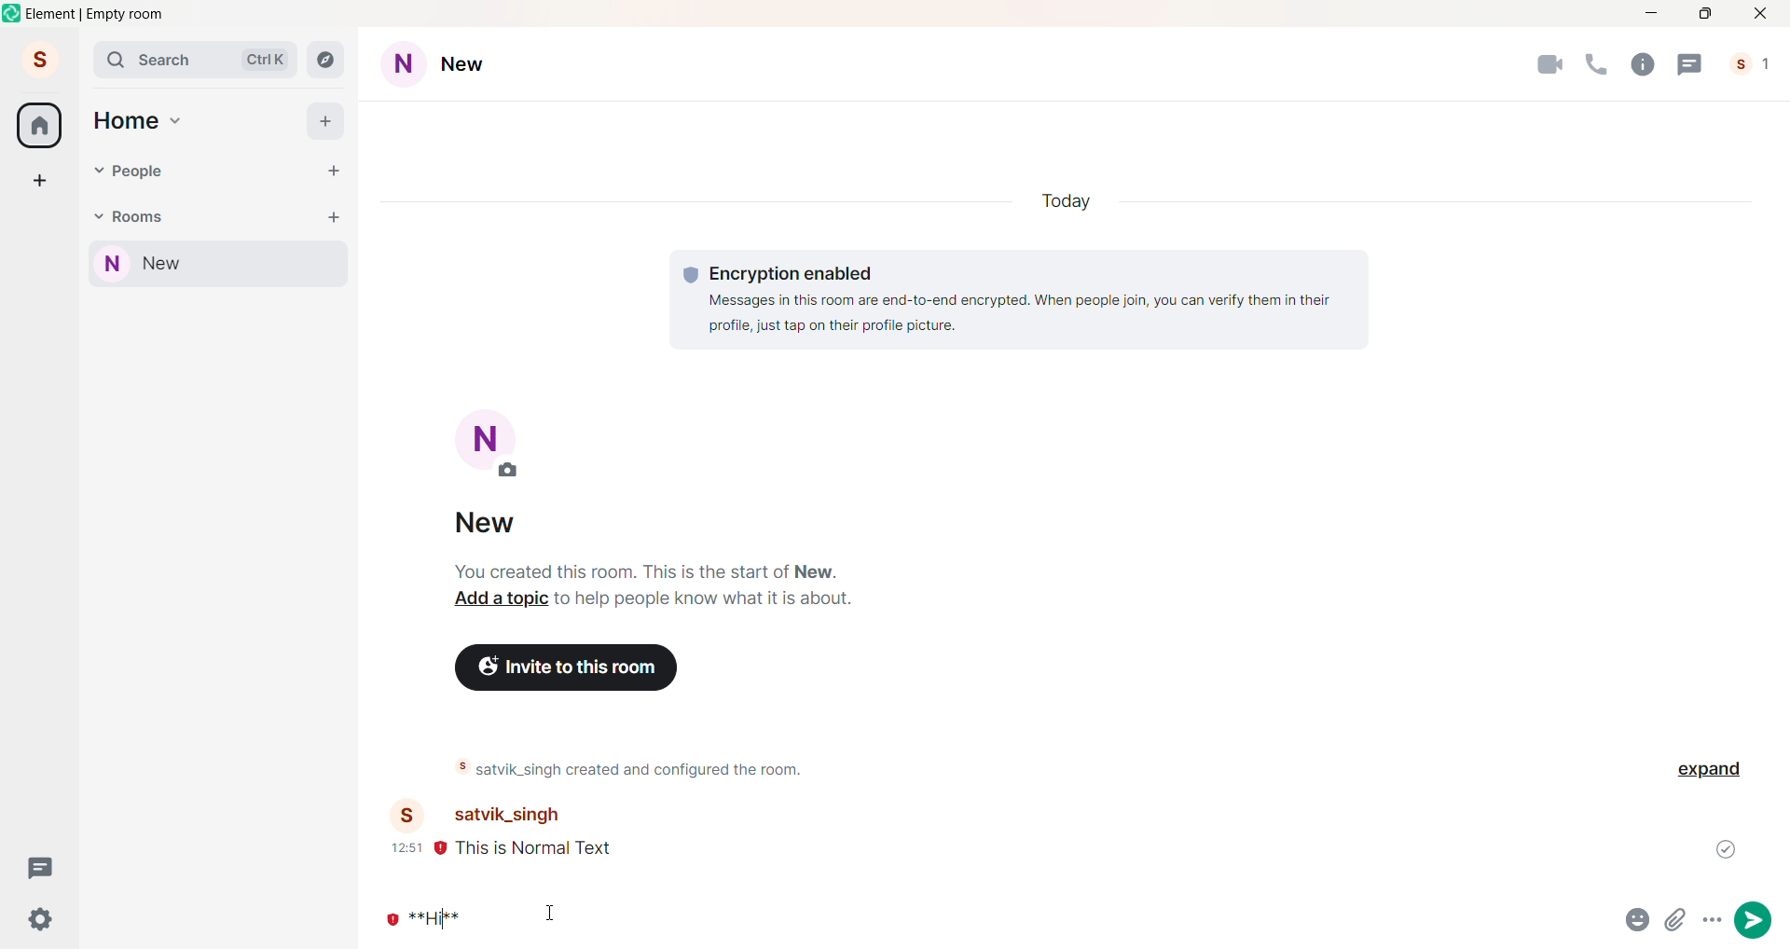 This screenshot has height=949, width=1790. I want to click on Video Call, so click(1549, 66).